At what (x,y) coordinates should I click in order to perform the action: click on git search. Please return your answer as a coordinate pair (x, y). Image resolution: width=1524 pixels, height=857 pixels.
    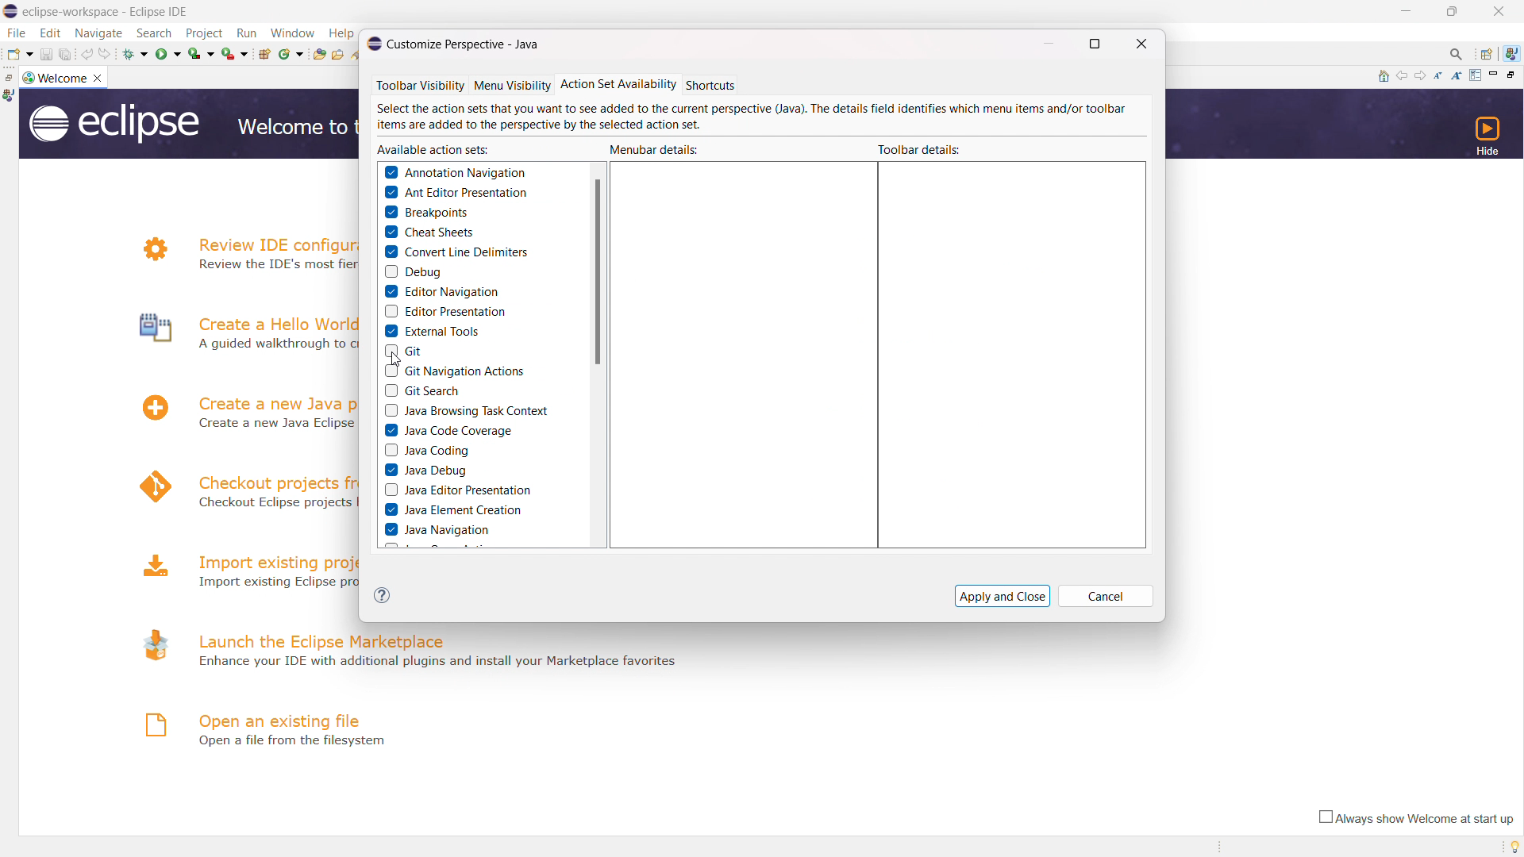
    Looking at the image, I should click on (420, 391).